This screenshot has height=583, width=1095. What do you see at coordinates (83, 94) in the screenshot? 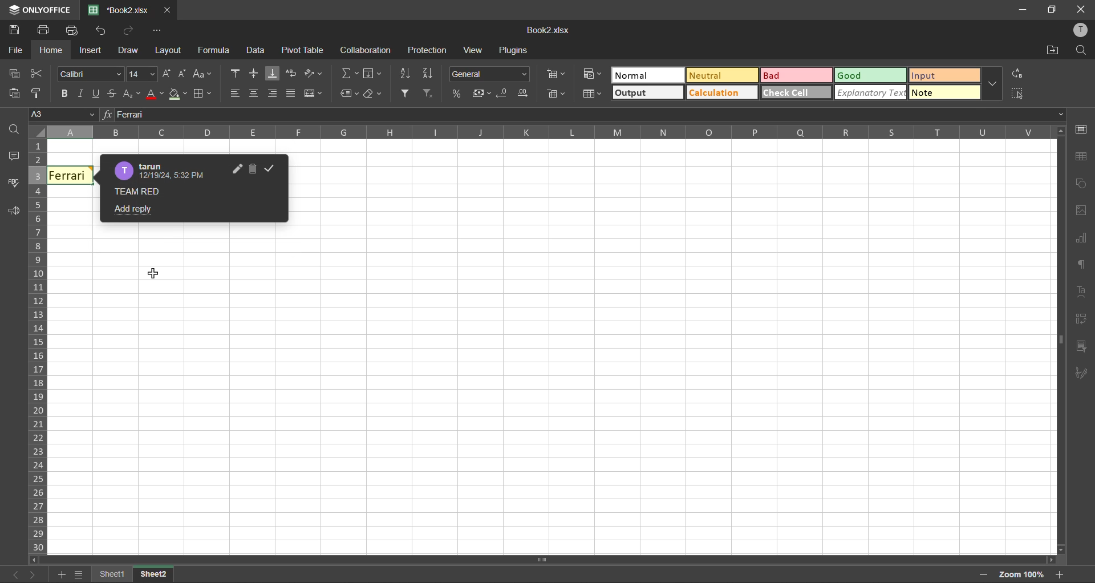
I see `italic` at bounding box center [83, 94].